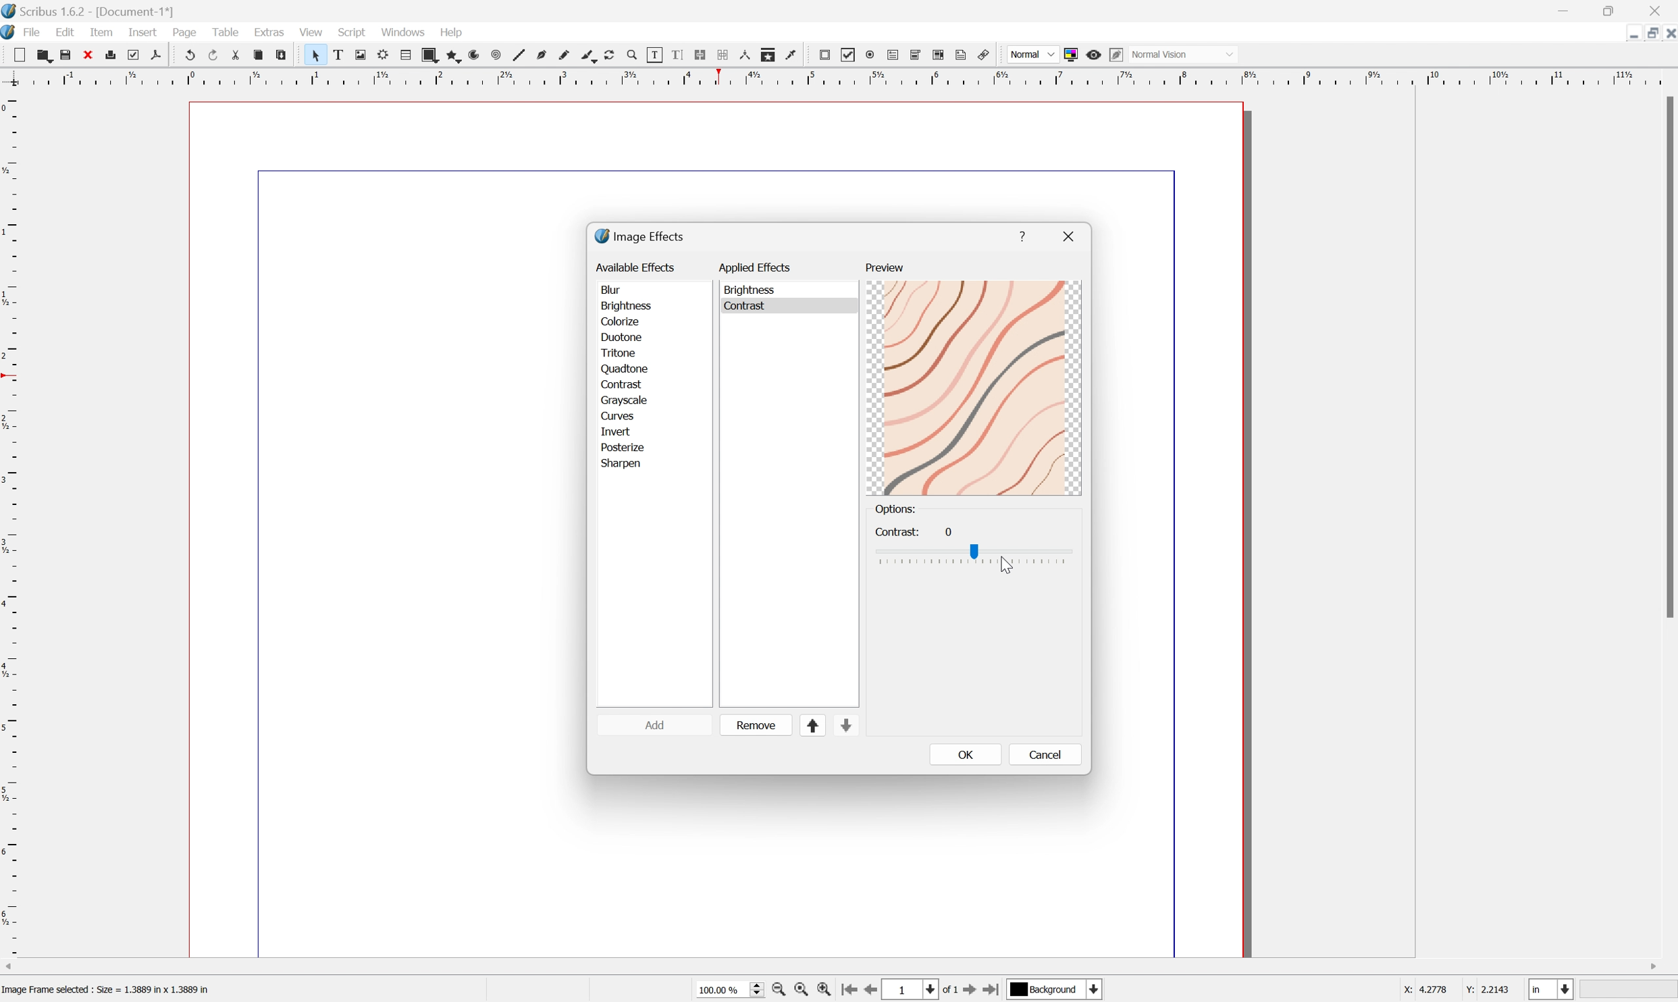 The width and height of the screenshot is (1678, 1002). I want to click on options:, so click(897, 510).